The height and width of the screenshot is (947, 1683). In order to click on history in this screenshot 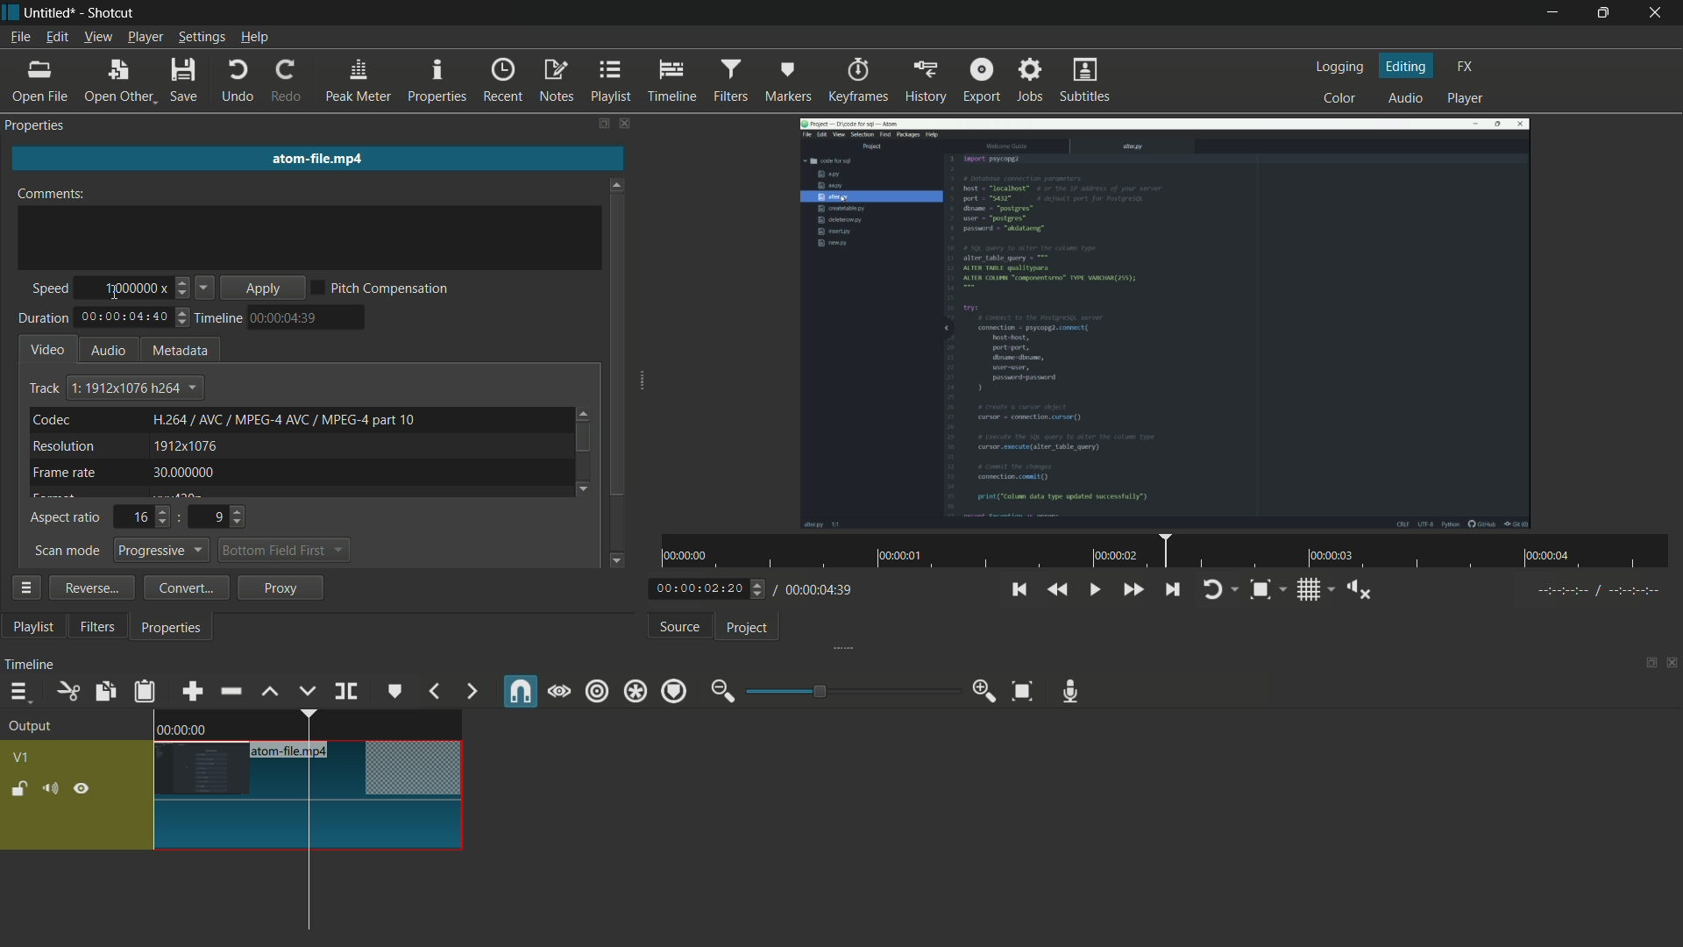, I will do `click(925, 81)`.